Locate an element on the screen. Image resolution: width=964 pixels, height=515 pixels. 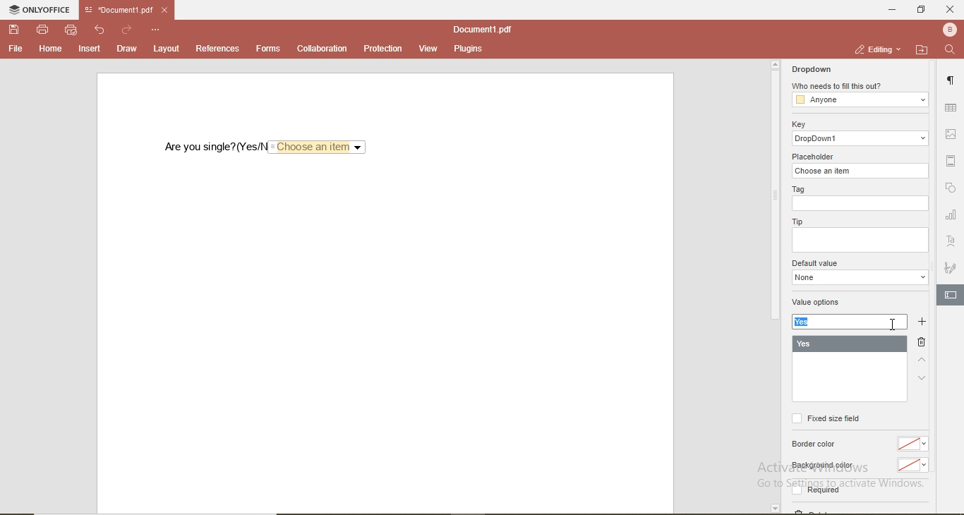
paragraph is located at coordinates (953, 77).